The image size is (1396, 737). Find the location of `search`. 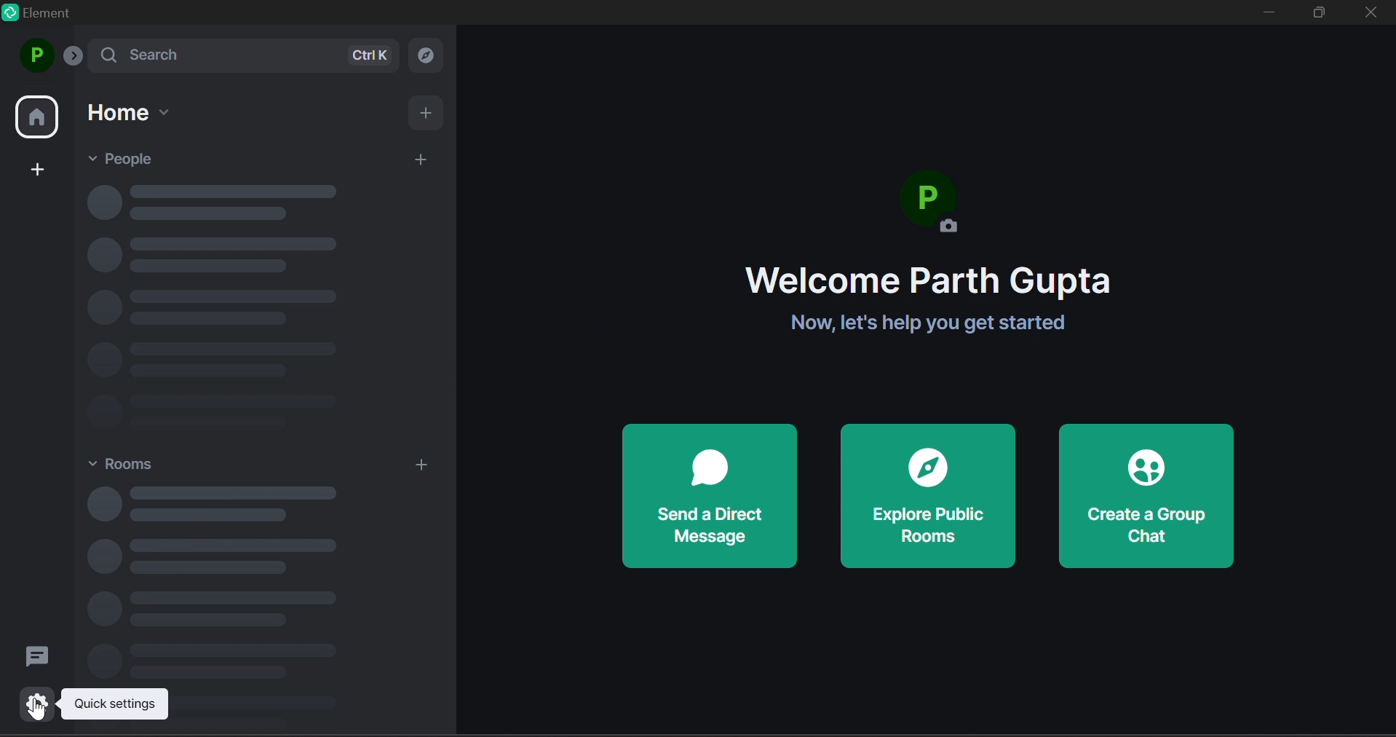

search is located at coordinates (247, 55).